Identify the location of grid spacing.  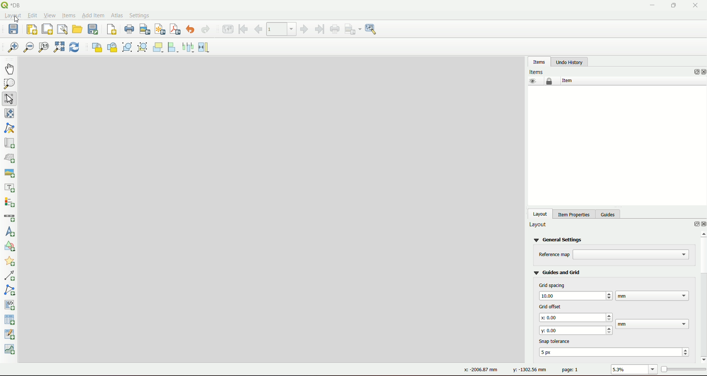
(552, 285).